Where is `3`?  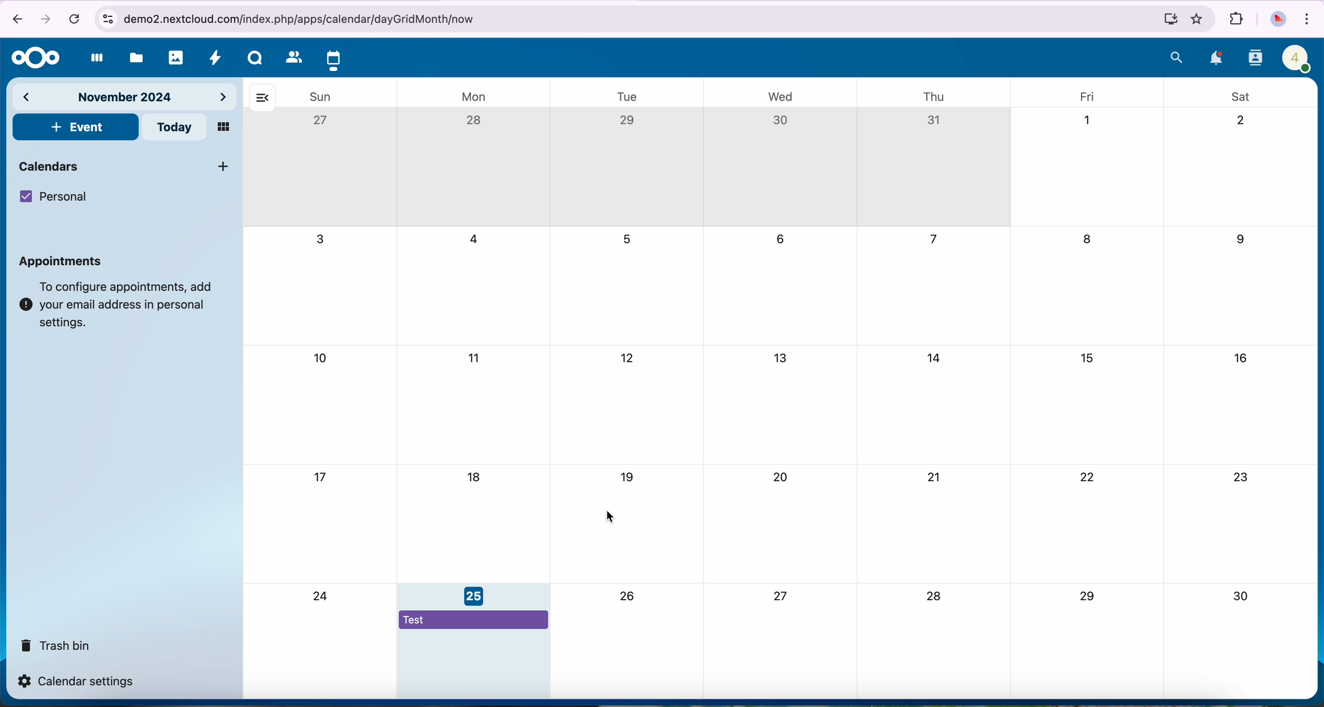 3 is located at coordinates (320, 238).